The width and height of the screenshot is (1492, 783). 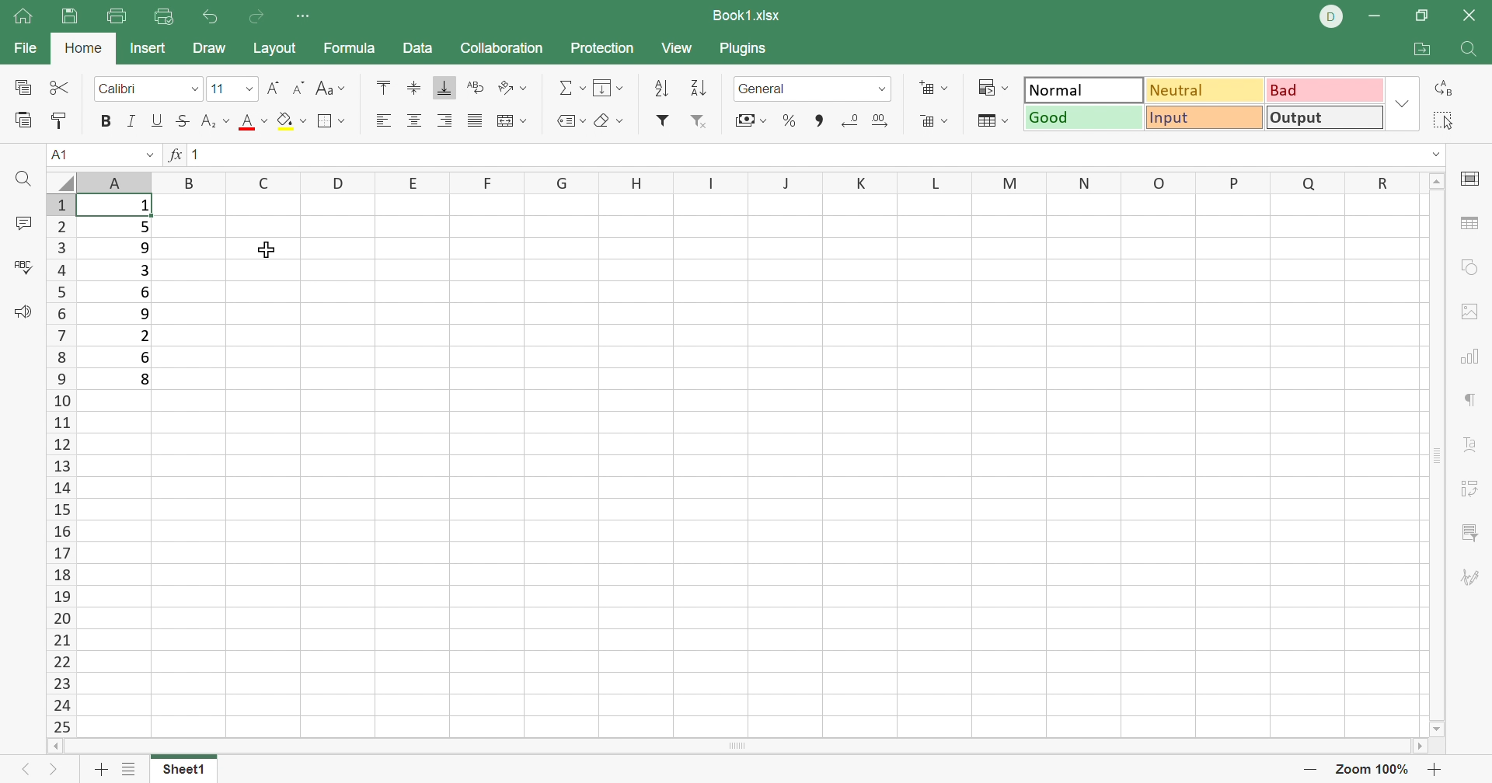 What do you see at coordinates (145, 272) in the screenshot?
I see `3` at bounding box center [145, 272].